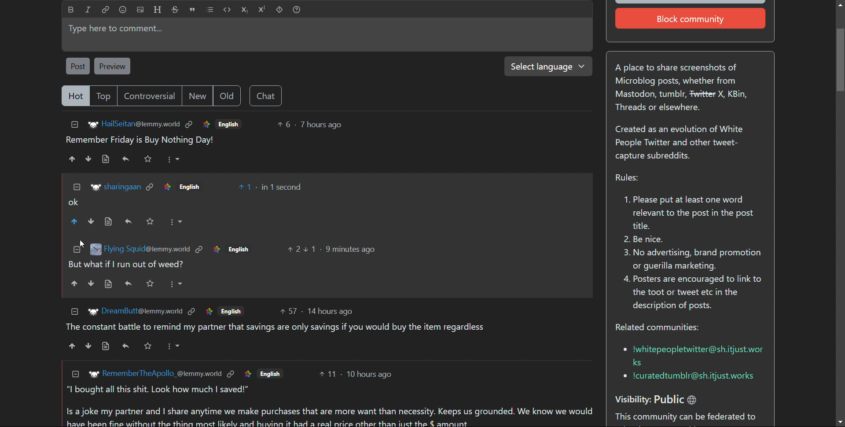  I want to click on favorite, so click(153, 222).